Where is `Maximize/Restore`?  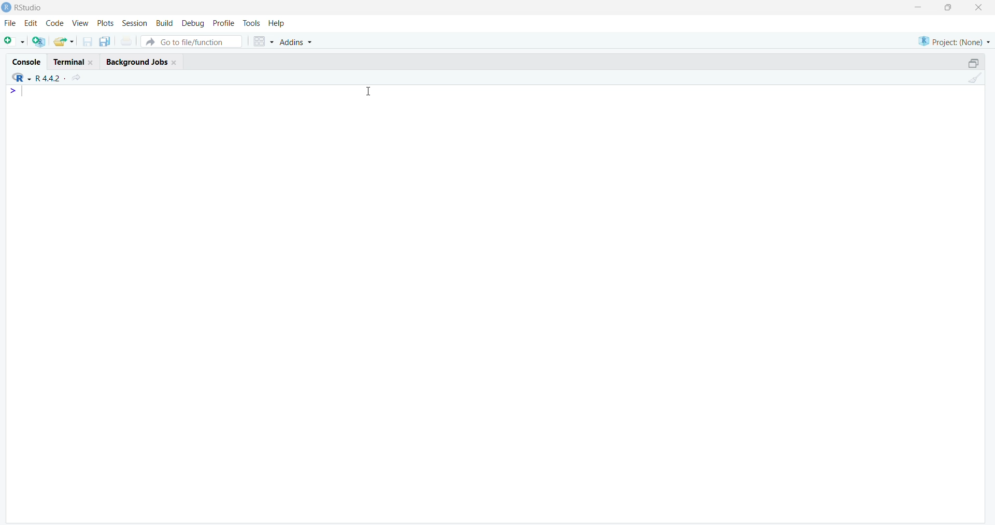 Maximize/Restore is located at coordinates (973, 62).